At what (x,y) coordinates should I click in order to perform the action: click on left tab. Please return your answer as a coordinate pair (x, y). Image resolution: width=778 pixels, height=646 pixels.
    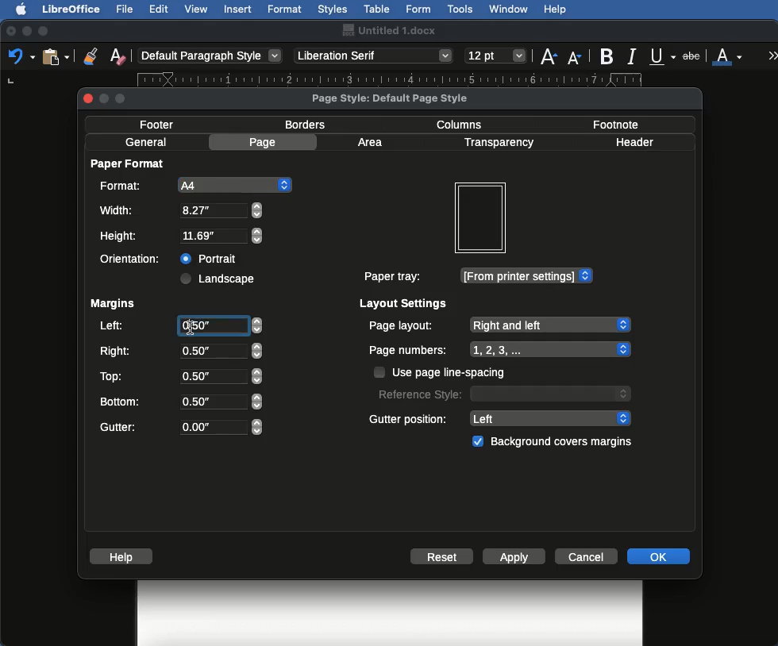
    Looking at the image, I should click on (11, 83).